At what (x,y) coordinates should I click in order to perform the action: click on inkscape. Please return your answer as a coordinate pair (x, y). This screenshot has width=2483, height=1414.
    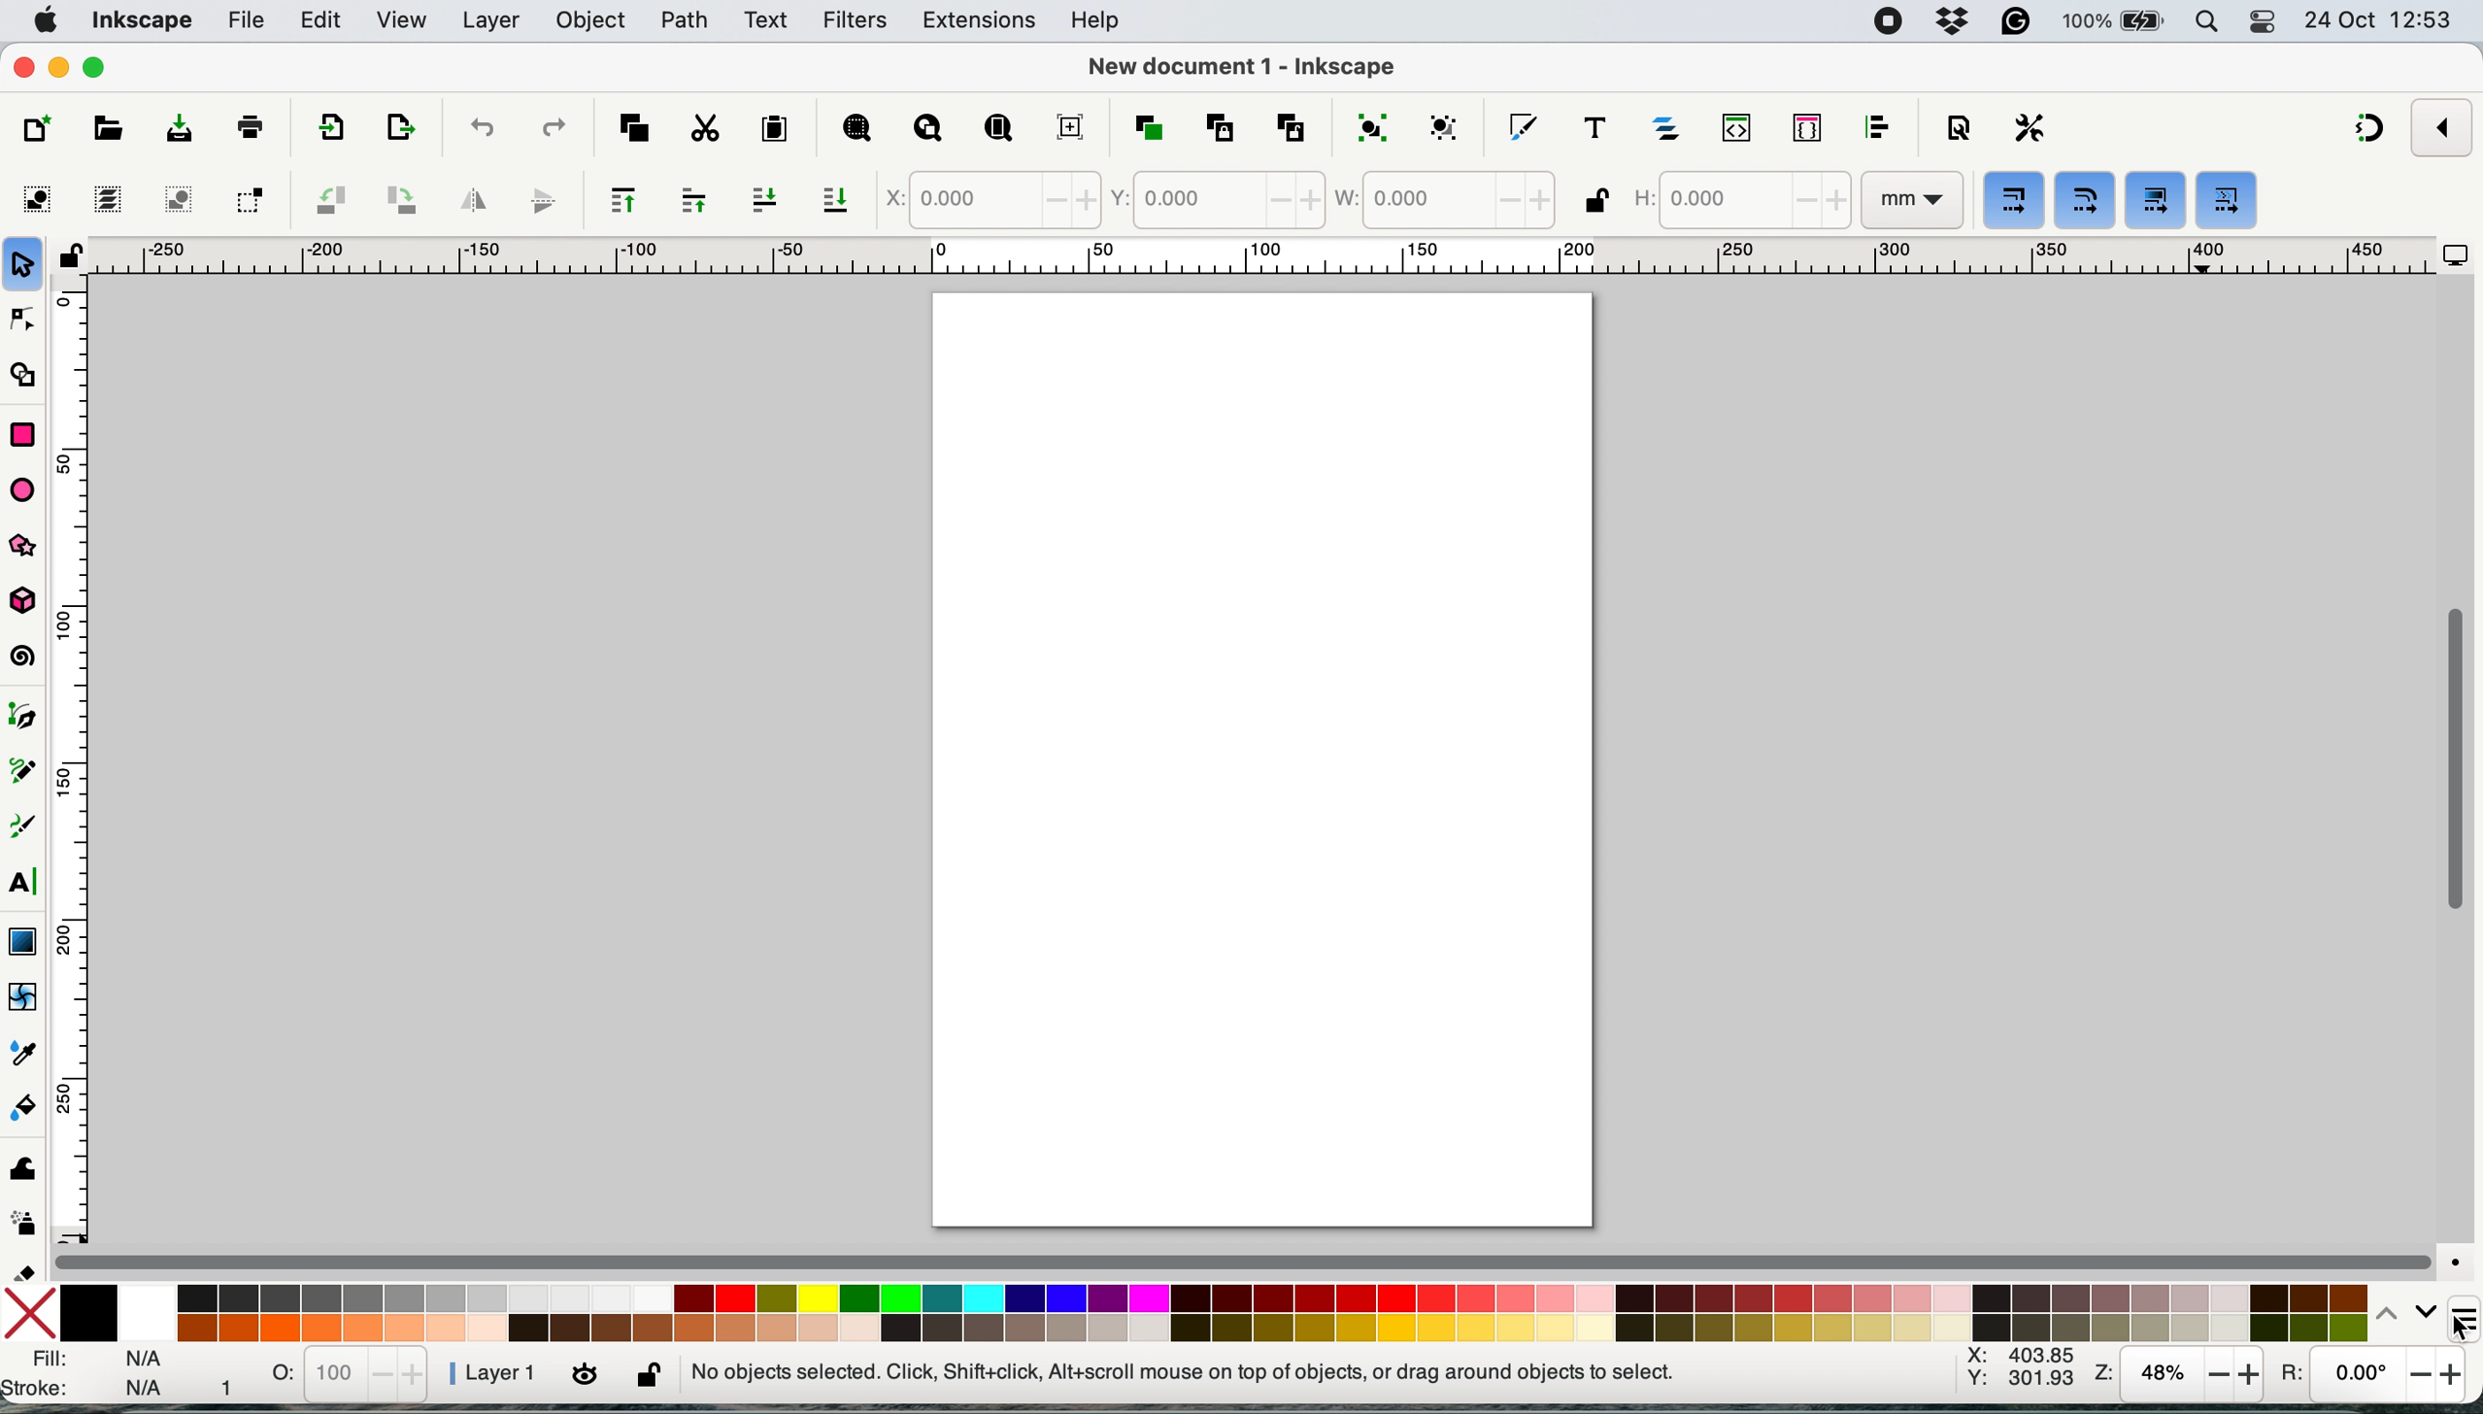
    Looking at the image, I should click on (144, 19).